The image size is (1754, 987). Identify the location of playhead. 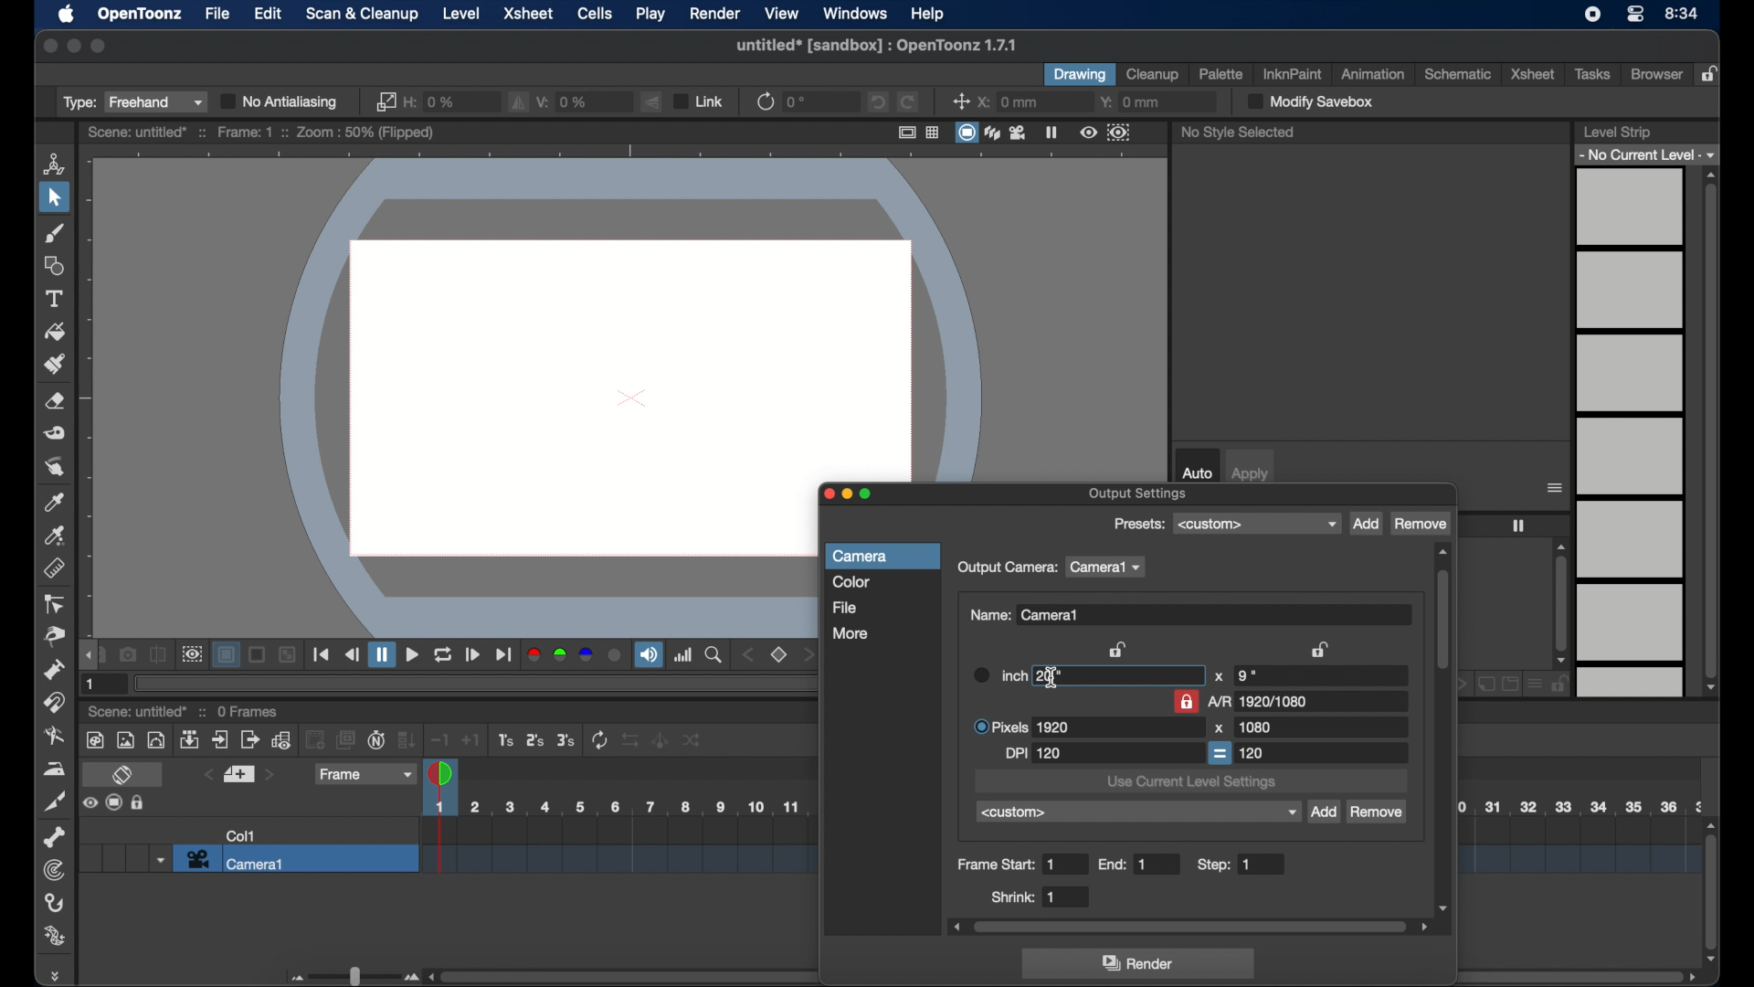
(442, 772).